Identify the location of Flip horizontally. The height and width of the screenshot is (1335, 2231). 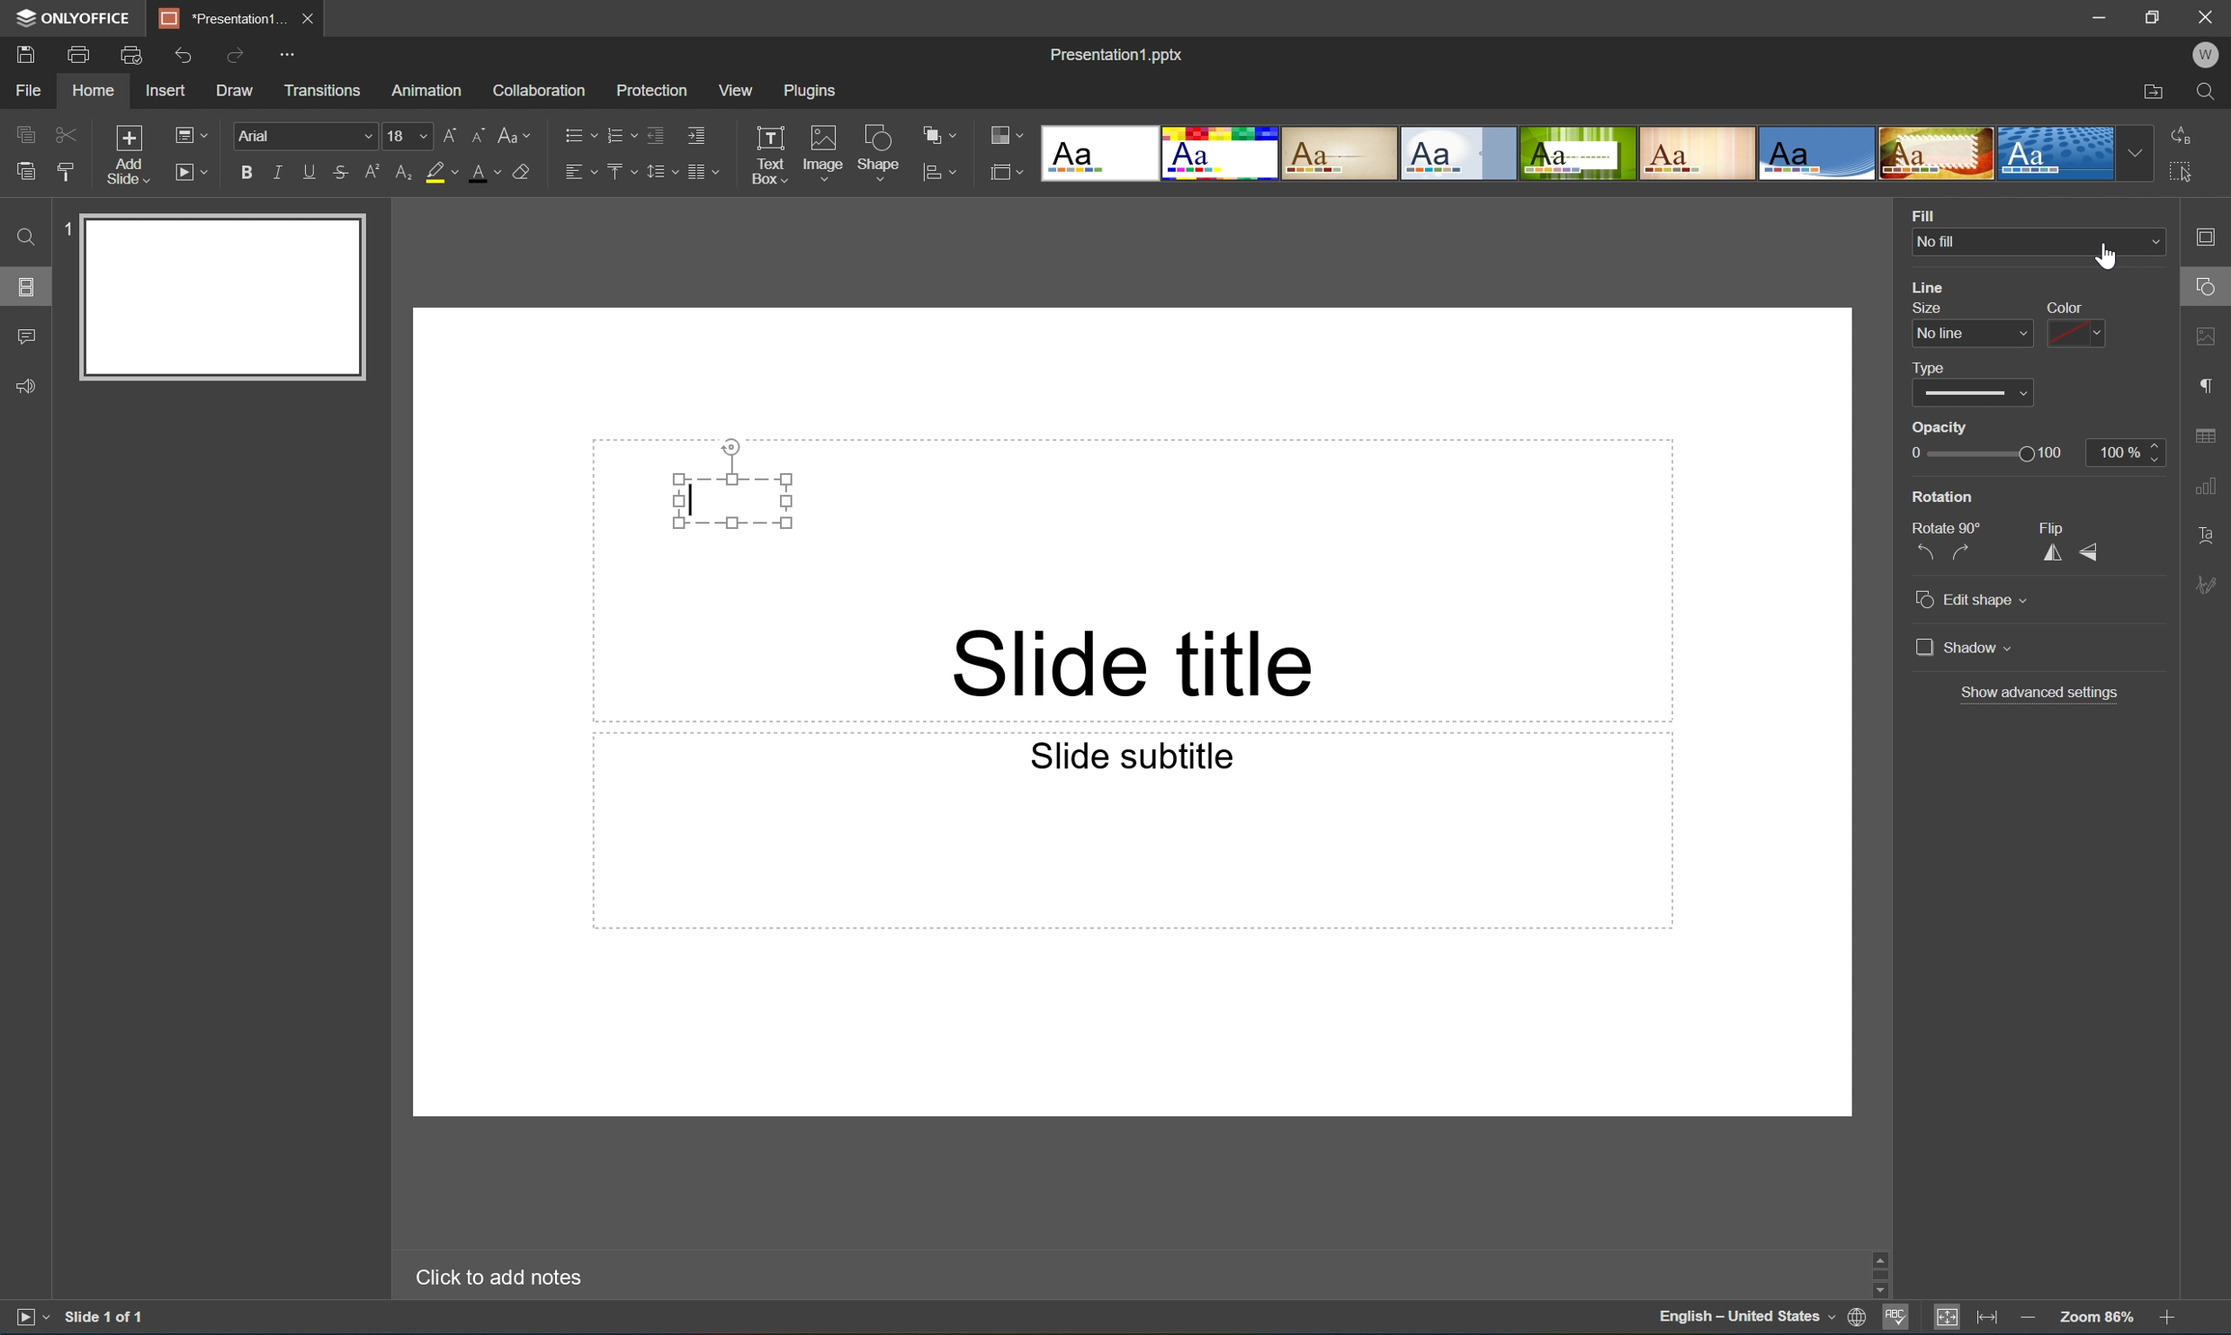
(2051, 555).